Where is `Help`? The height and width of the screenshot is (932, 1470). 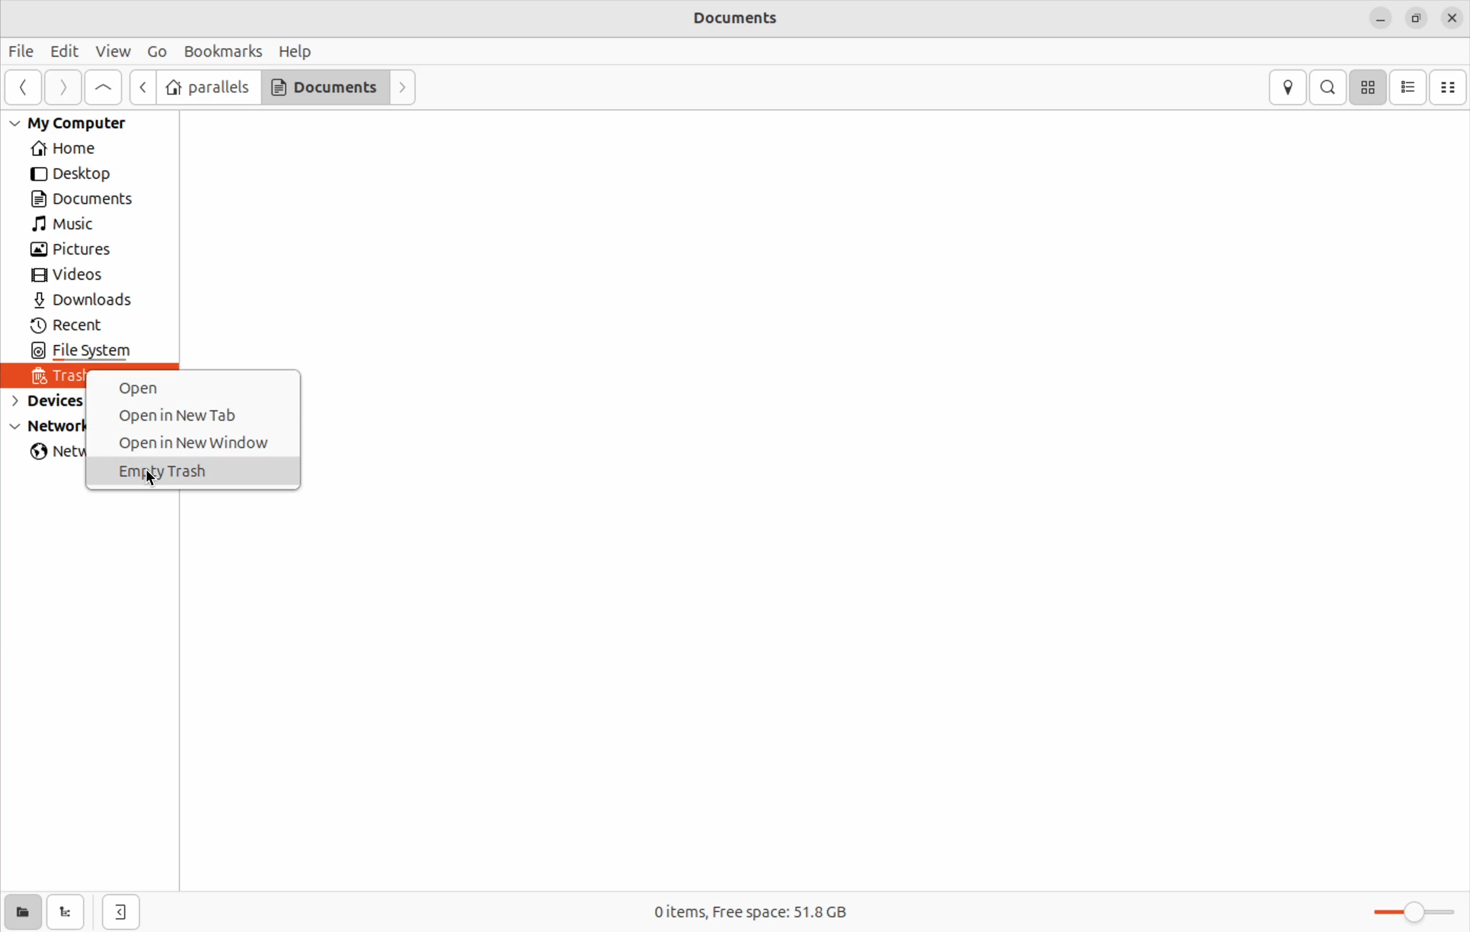 Help is located at coordinates (298, 50).